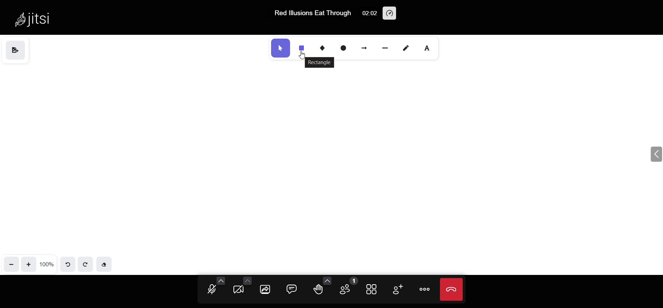  What do you see at coordinates (325, 157) in the screenshot?
I see `whiteboard` at bounding box center [325, 157].